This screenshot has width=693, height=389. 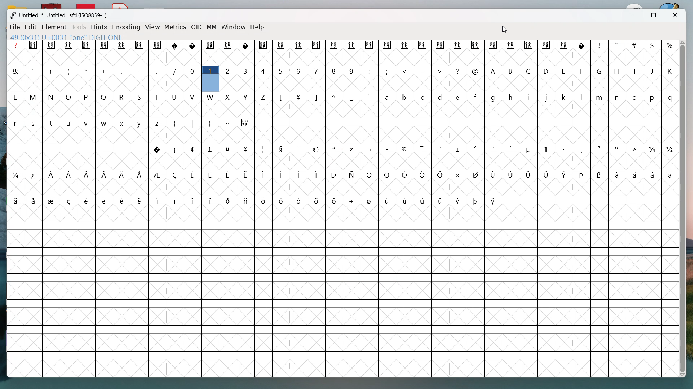 What do you see at coordinates (494, 148) in the screenshot?
I see `symbol` at bounding box center [494, 148].